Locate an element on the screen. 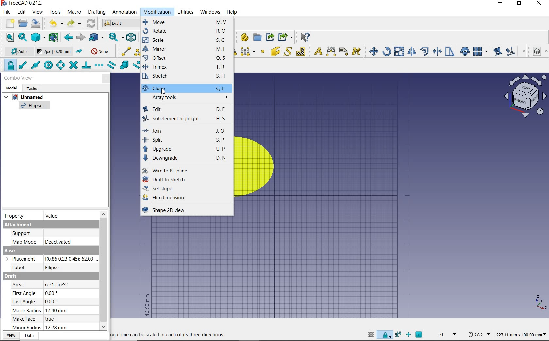 The height and width of the screenshot is (341, 549). dimension is located at coordinates (331, 52).